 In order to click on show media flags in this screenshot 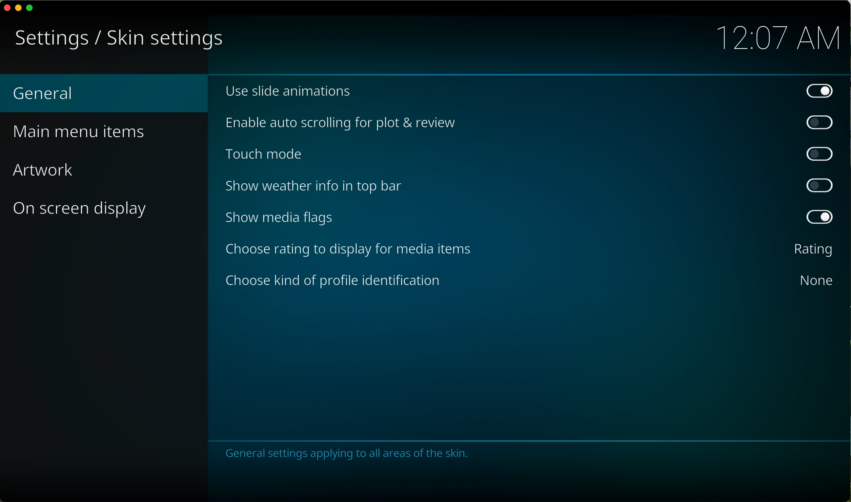, I will do `click(532, 218)`.